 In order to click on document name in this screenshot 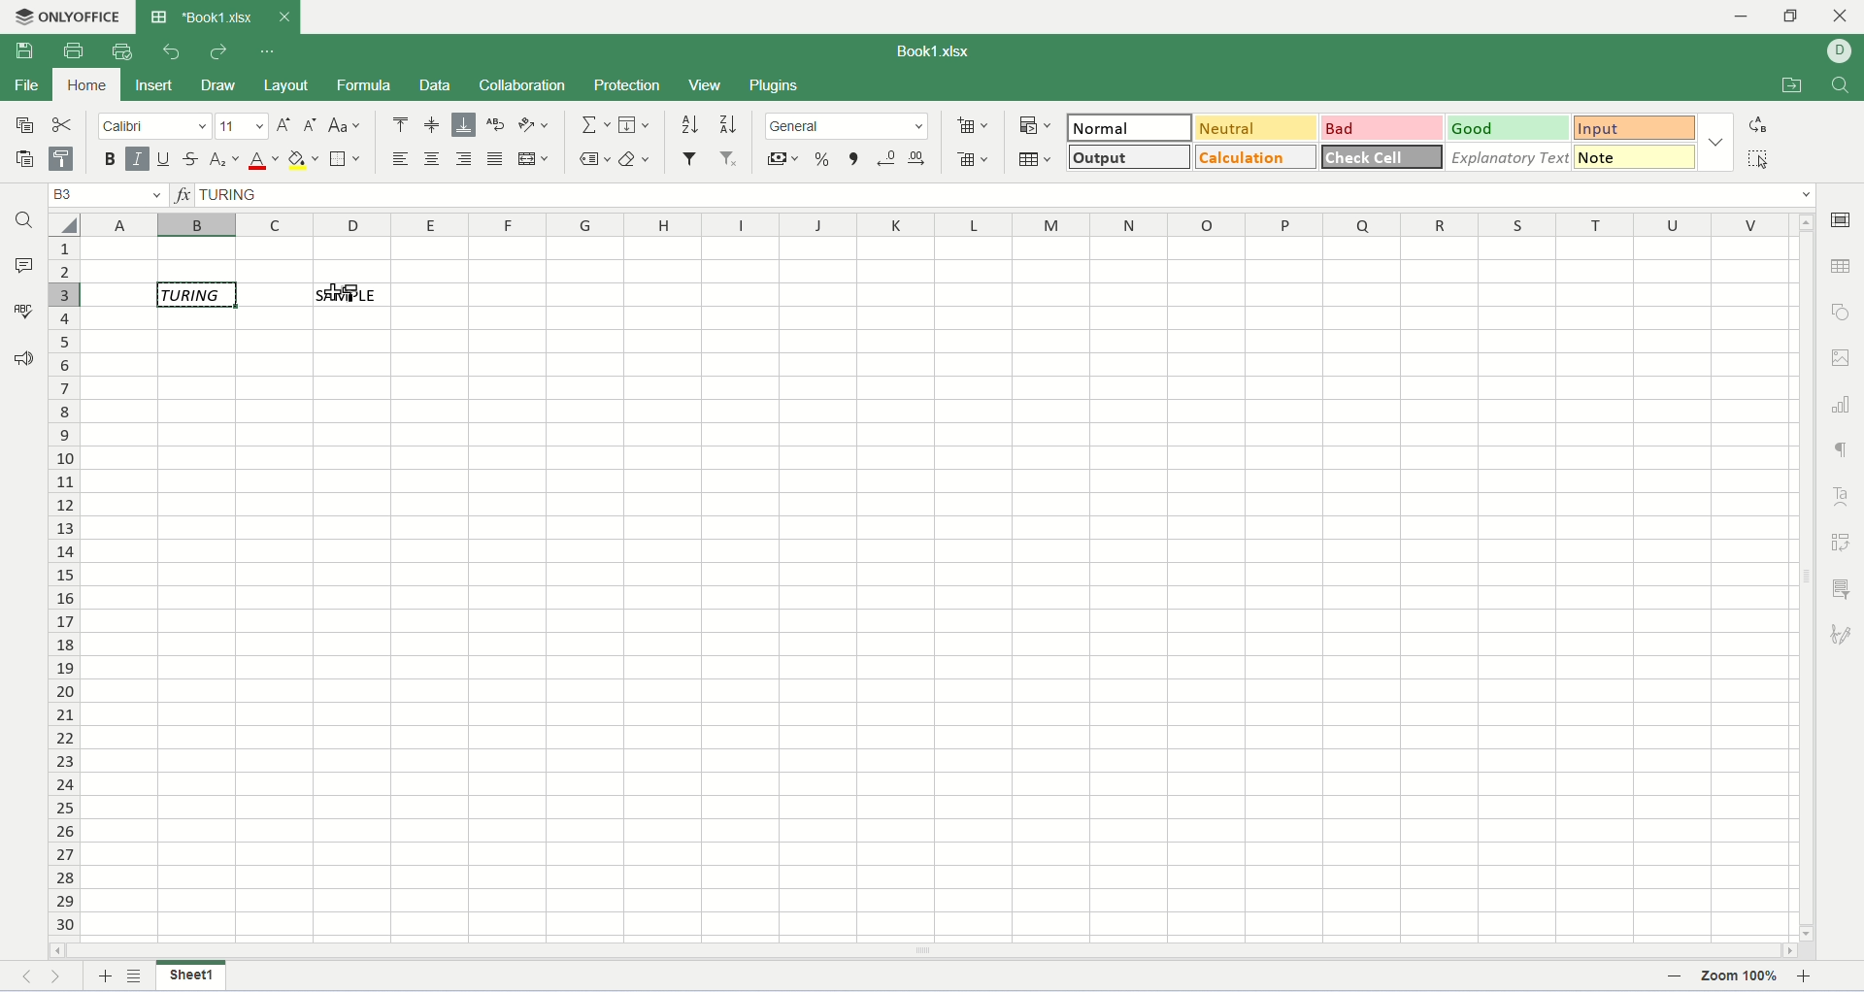, I will do `click(929, 53)`.